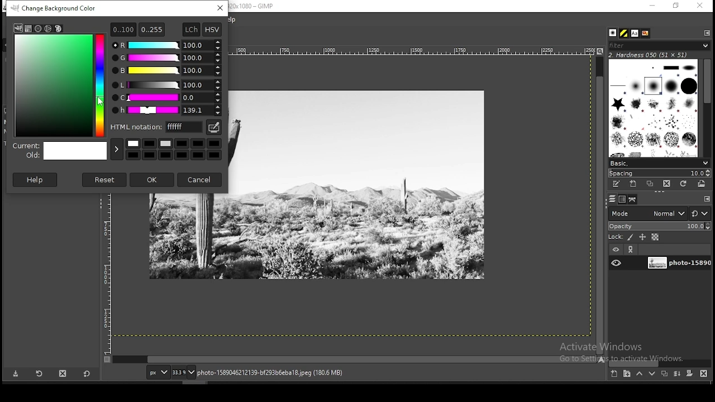 The image size is (715, 402). What do you see at coordinates (616, 264) in the screenshot?
I see `layer visibility on/off` at bounding box center [616, 264].